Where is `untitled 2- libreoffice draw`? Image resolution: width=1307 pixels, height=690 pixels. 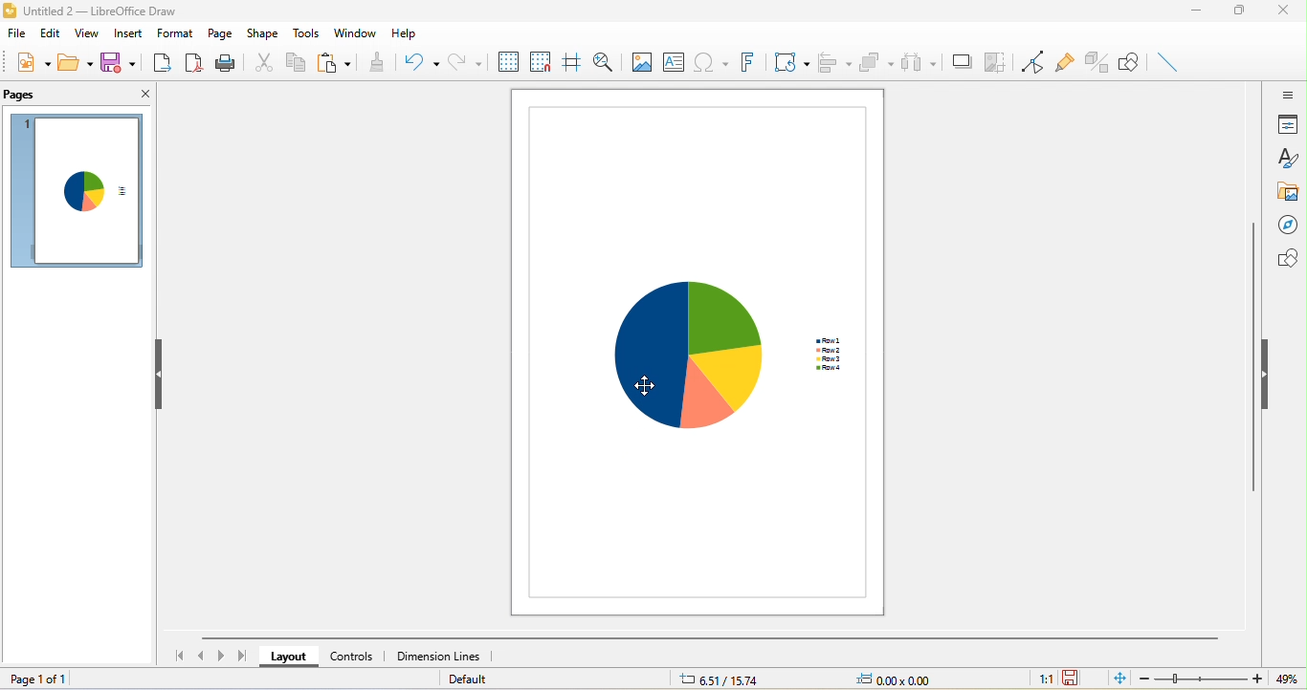 untitled 2- libreoffice draw is located at coordinates (111, 12).